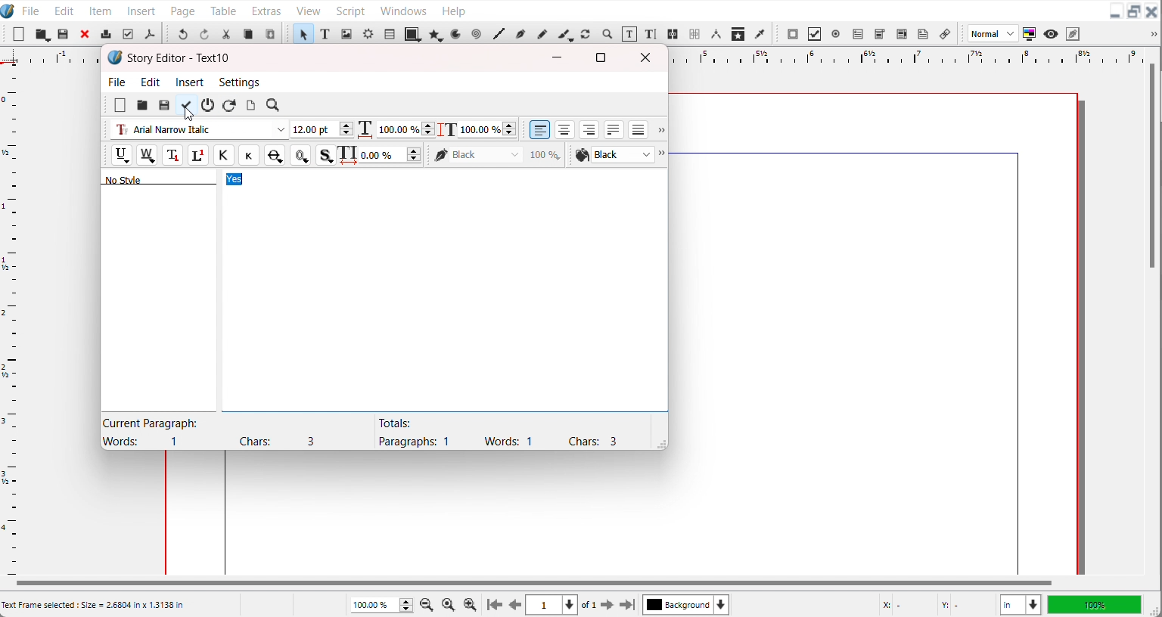  I want to click on Shadowed Text, so click(326, 155).